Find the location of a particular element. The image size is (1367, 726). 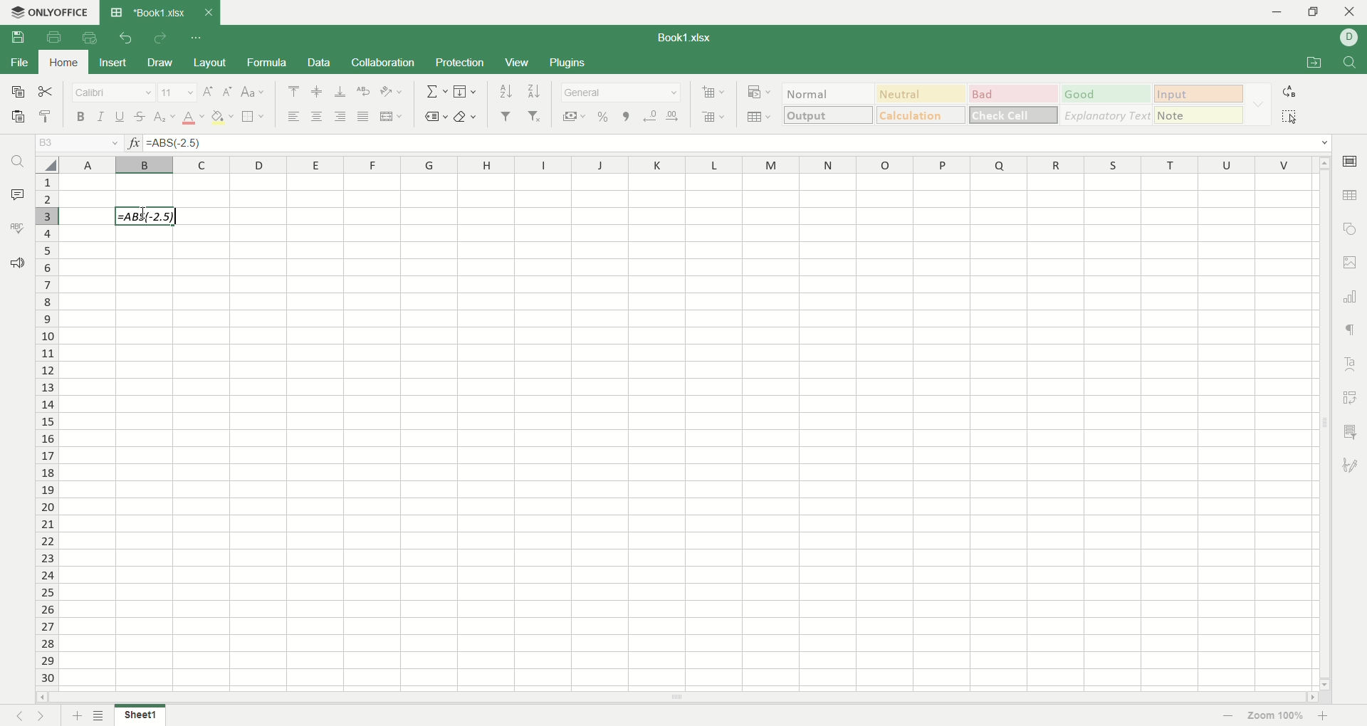

undo is located at coordinates (127, 37).